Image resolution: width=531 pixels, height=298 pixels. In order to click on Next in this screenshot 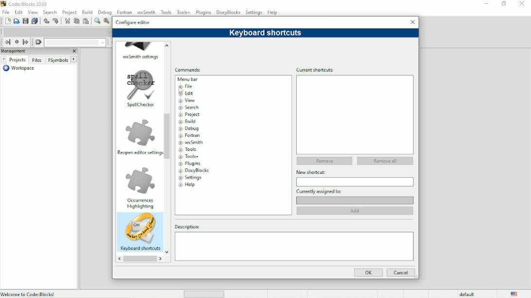, I will do `click(74, 59)`.